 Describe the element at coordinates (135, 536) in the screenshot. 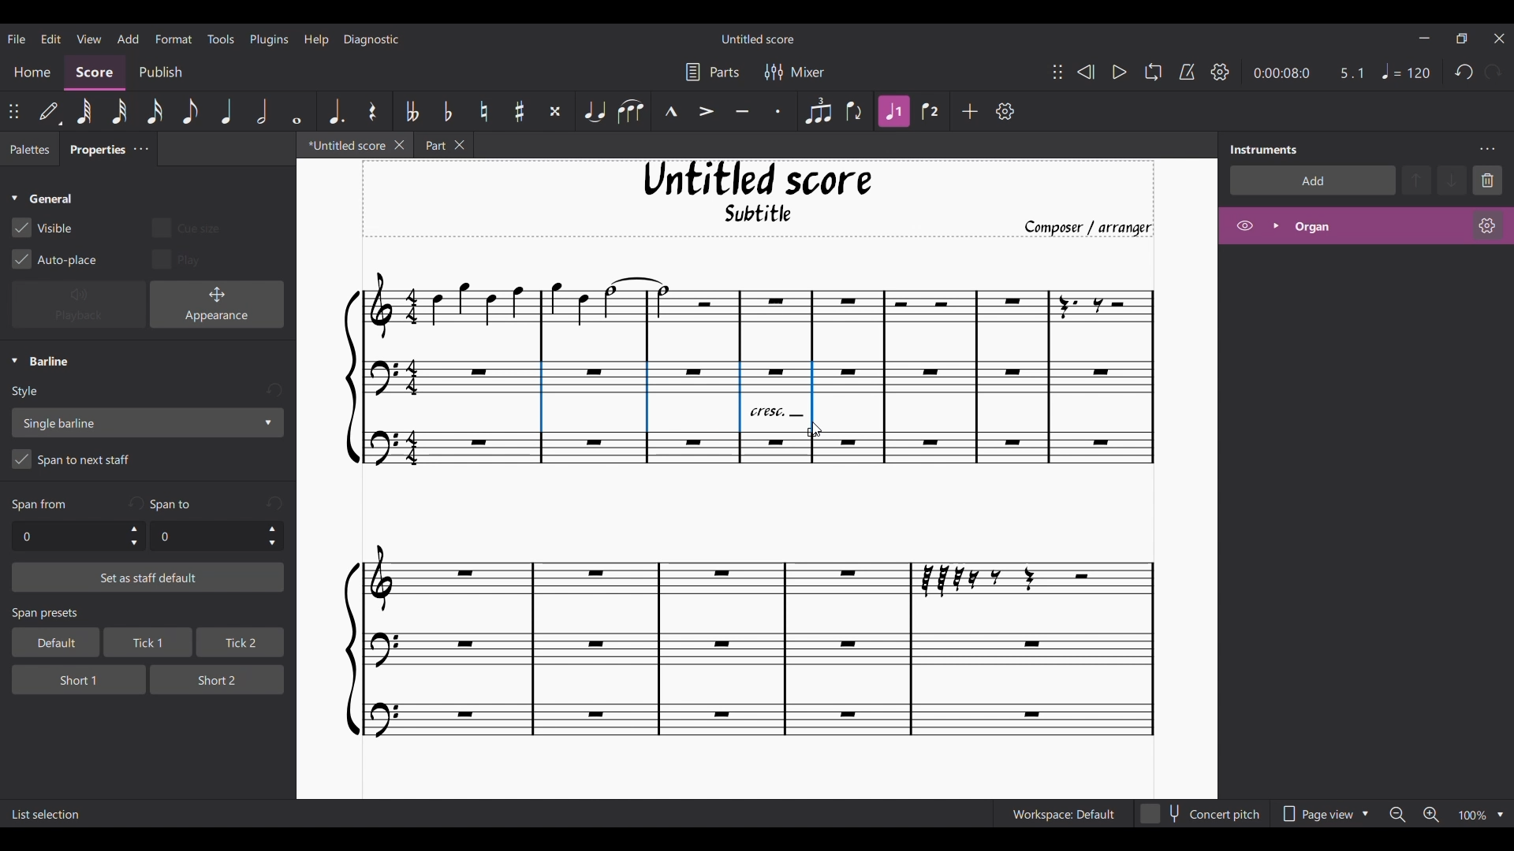

I see `Increase/Decrease Span from` at that location.